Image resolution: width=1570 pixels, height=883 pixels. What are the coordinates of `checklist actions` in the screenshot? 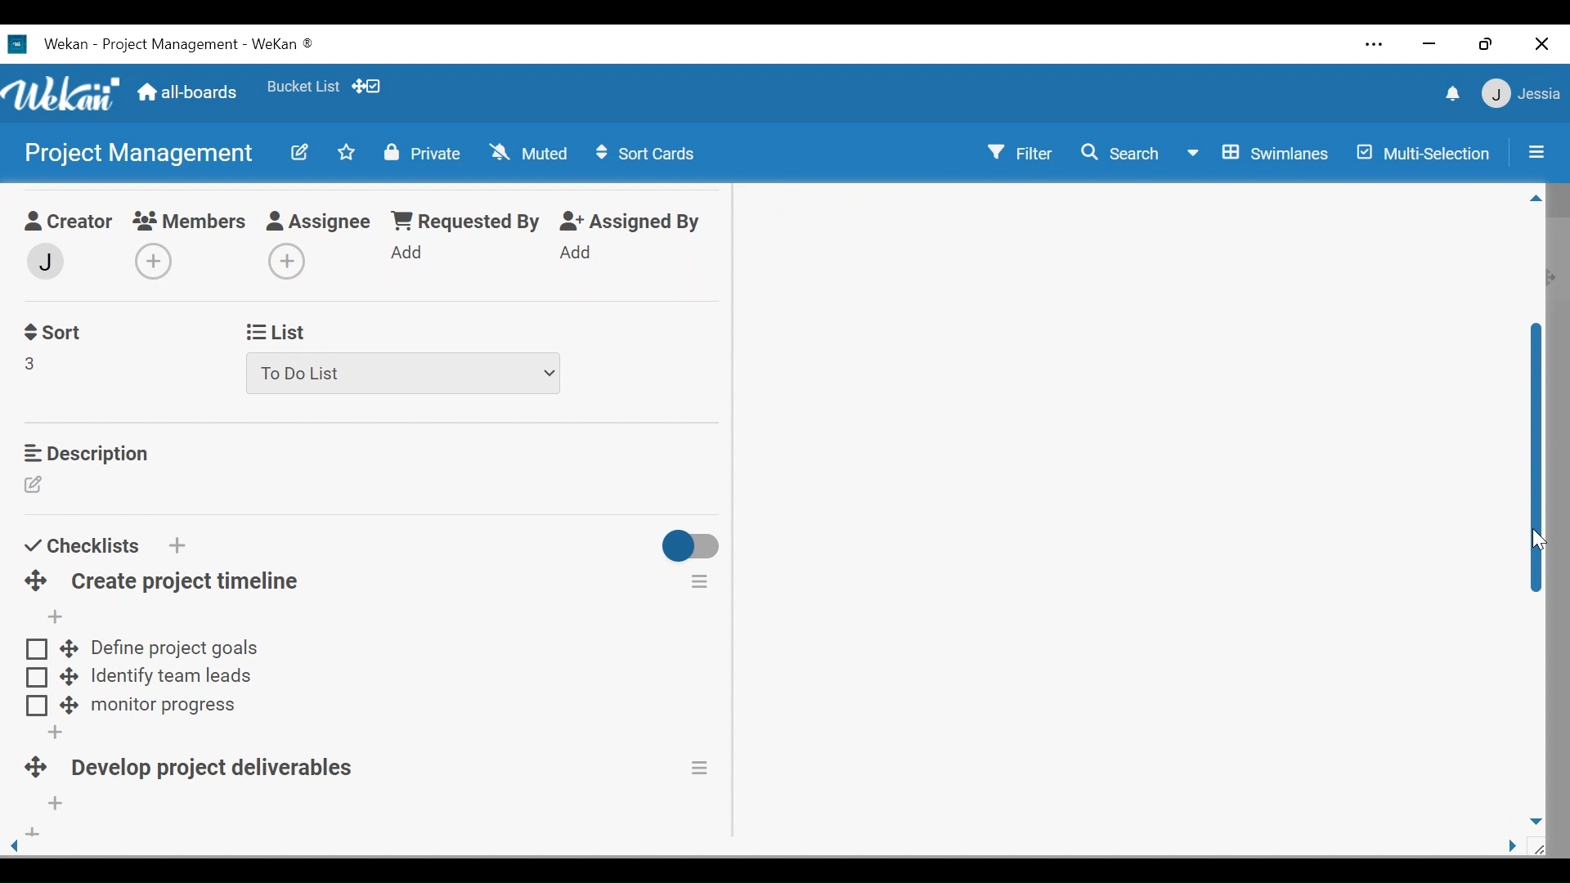 It's located at (702, 768).